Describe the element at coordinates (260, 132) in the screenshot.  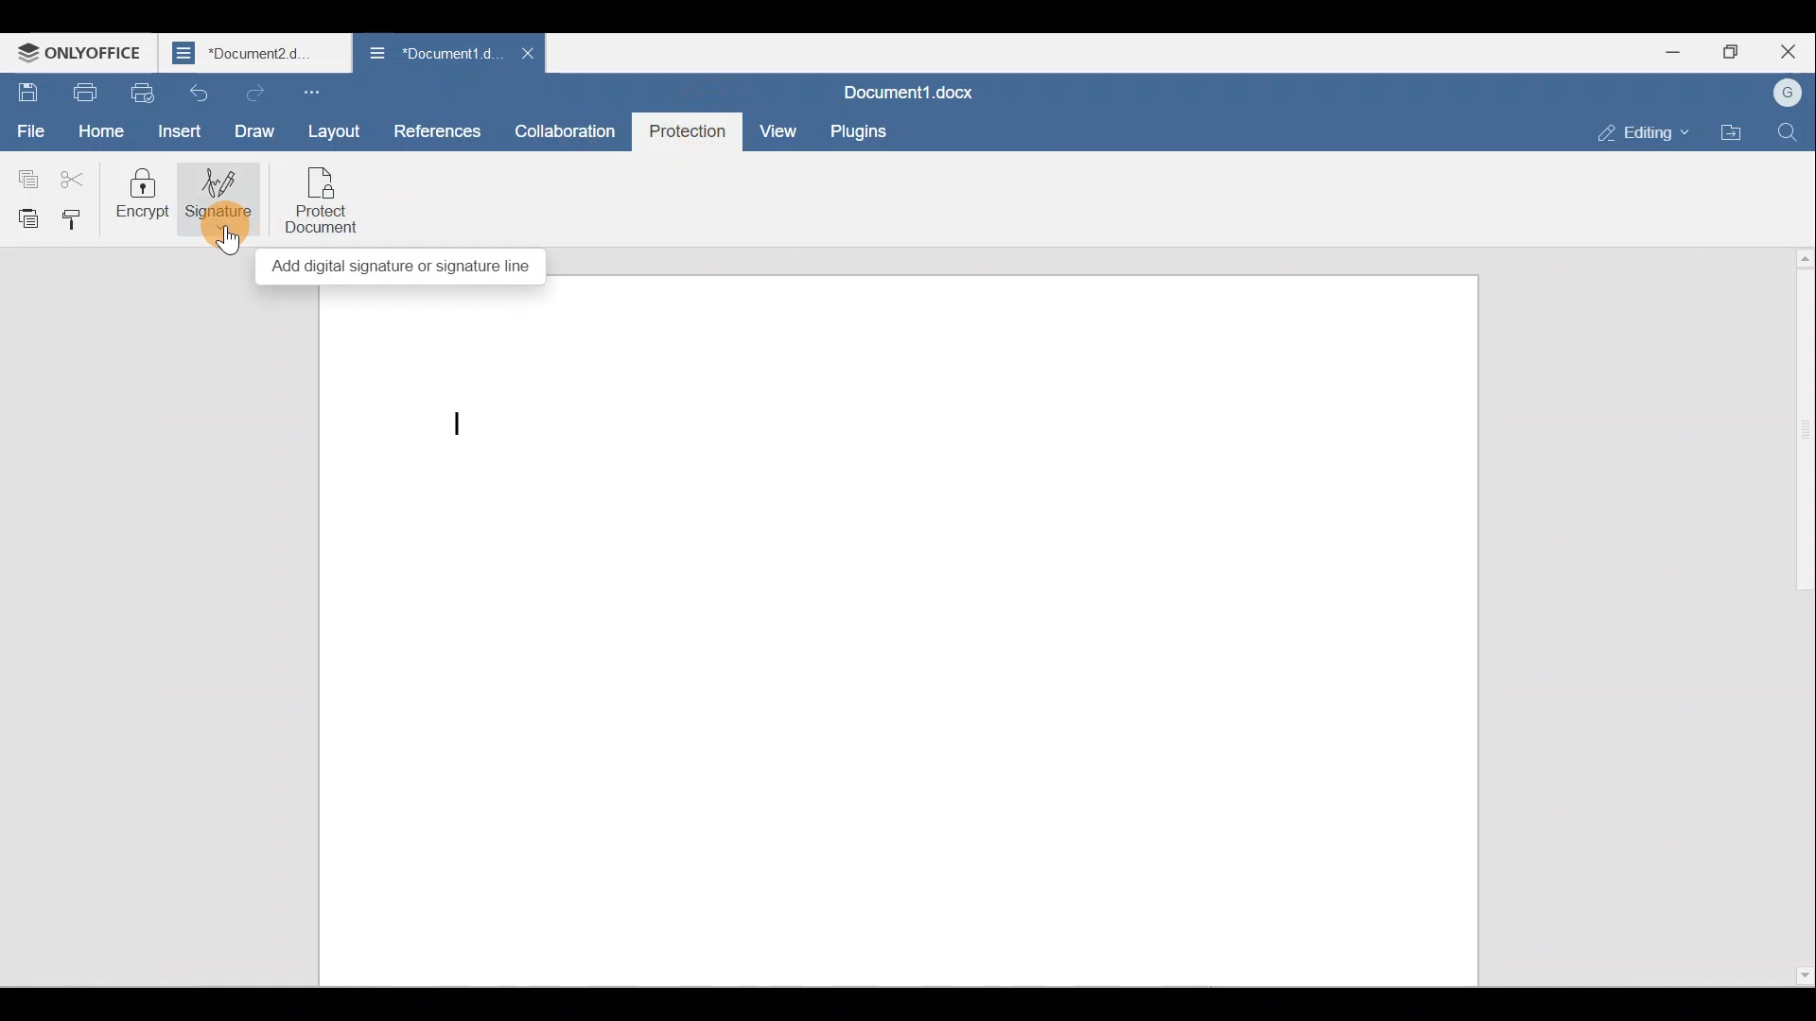
I see `Draw` at that location.